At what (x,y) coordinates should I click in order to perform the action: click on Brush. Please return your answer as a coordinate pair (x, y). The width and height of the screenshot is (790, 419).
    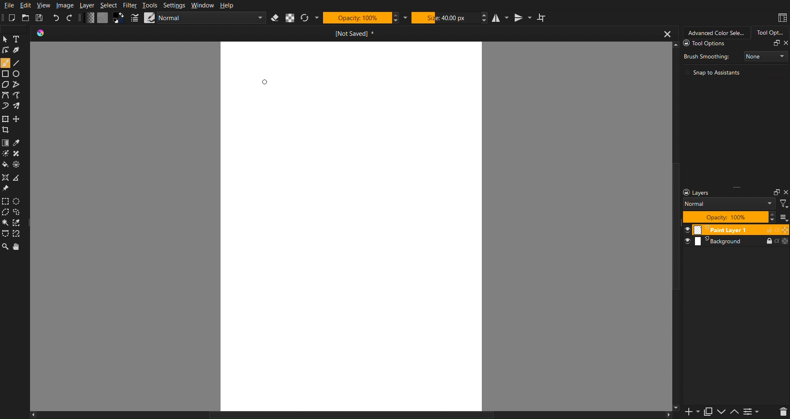
    Looking at the image, I should click on (5, 152).